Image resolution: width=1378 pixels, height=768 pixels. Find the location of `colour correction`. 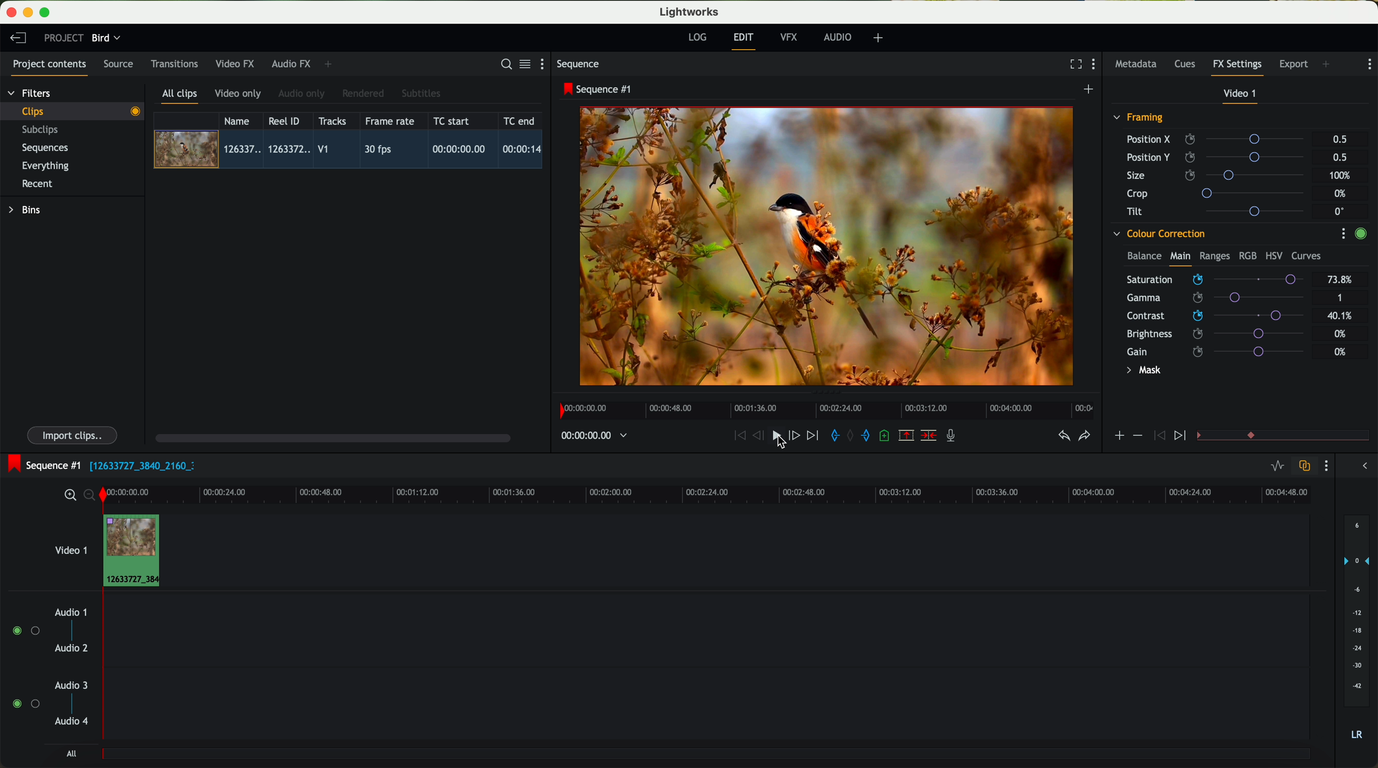

colour correction is located at coordinates (1158, 234).